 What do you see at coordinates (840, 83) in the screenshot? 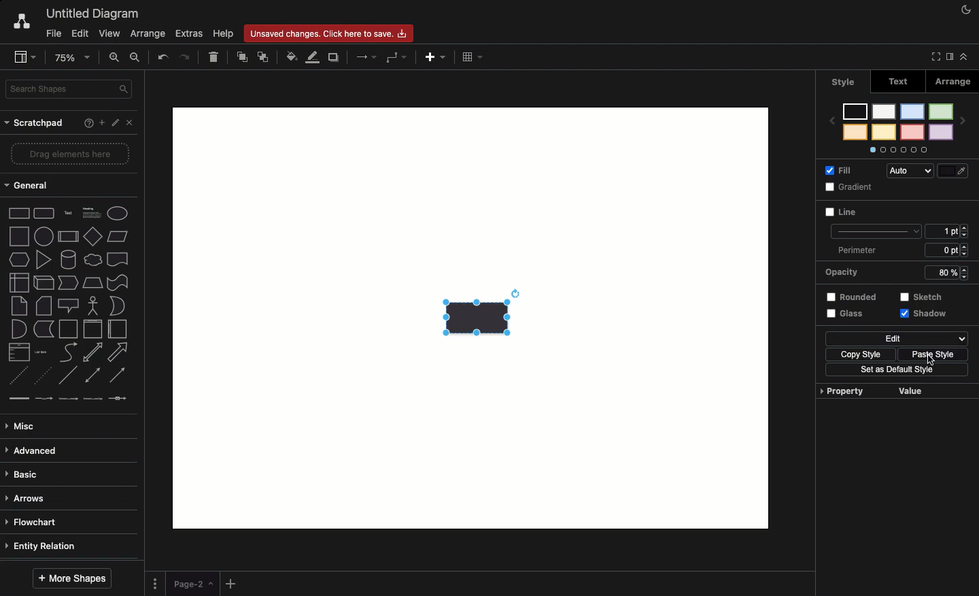
I see `Style` at bounding box center [840, 83].